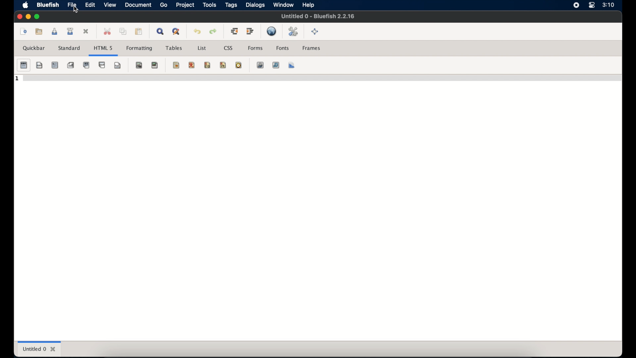 This screenshot has width=636, height=358. I want to click on figure, so click(155, 65).